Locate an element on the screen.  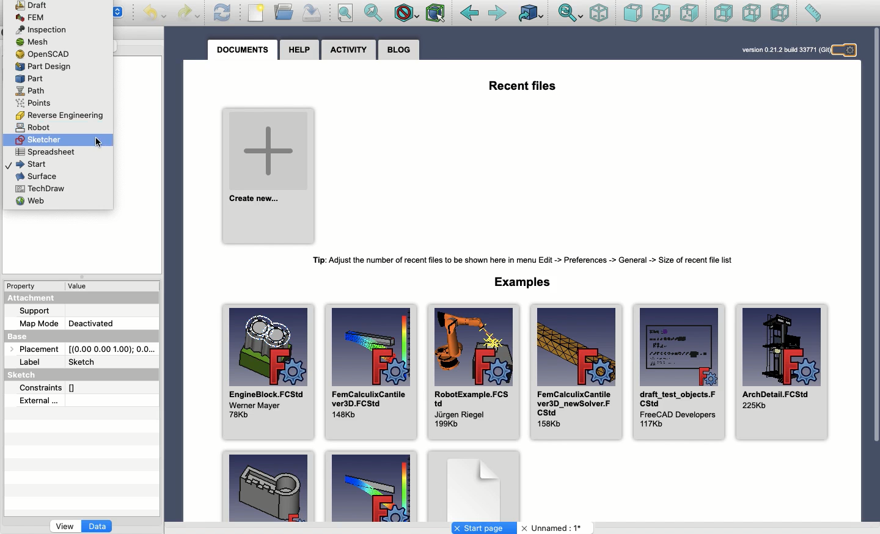
Value is located at coordinates (81, 287).